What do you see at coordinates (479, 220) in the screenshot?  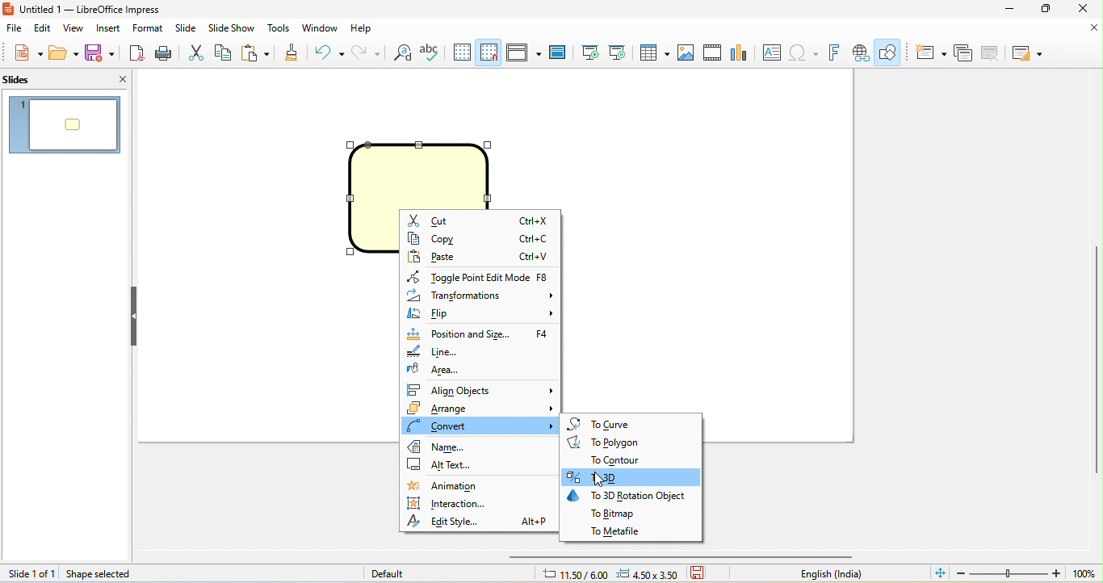 I see `cut` at bounding box center [479, 220].